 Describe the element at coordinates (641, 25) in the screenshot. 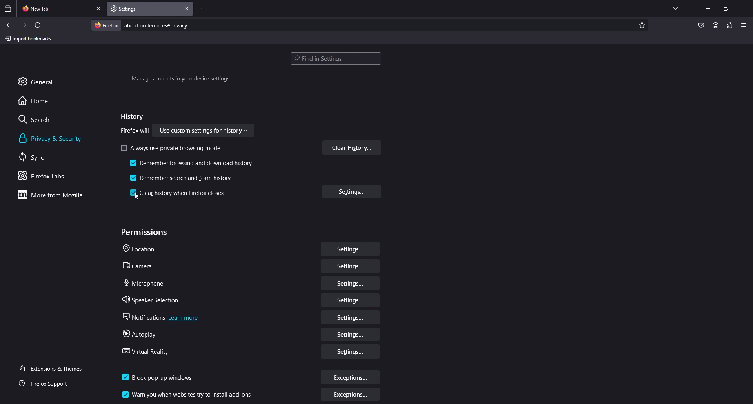

I see `add bookmark` at that location.